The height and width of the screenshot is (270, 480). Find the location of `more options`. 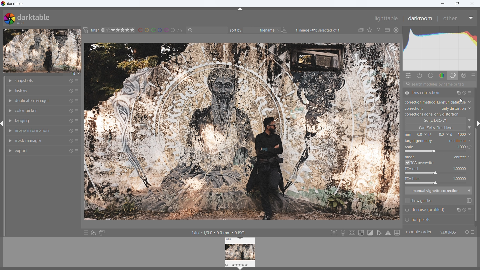

more options is located at coordinates (77, 141).